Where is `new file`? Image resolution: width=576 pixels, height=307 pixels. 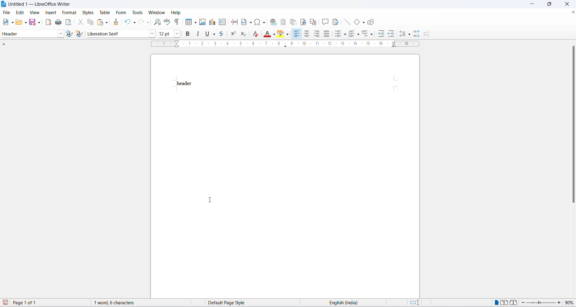 new file is located at coordinates (6, 22).